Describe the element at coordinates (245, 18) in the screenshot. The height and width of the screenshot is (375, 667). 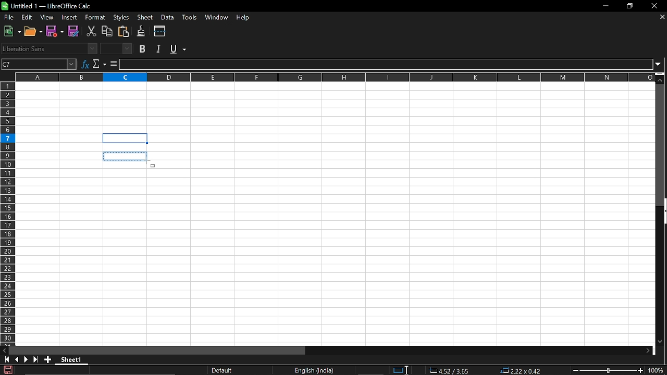
I see `HElp` at that location.